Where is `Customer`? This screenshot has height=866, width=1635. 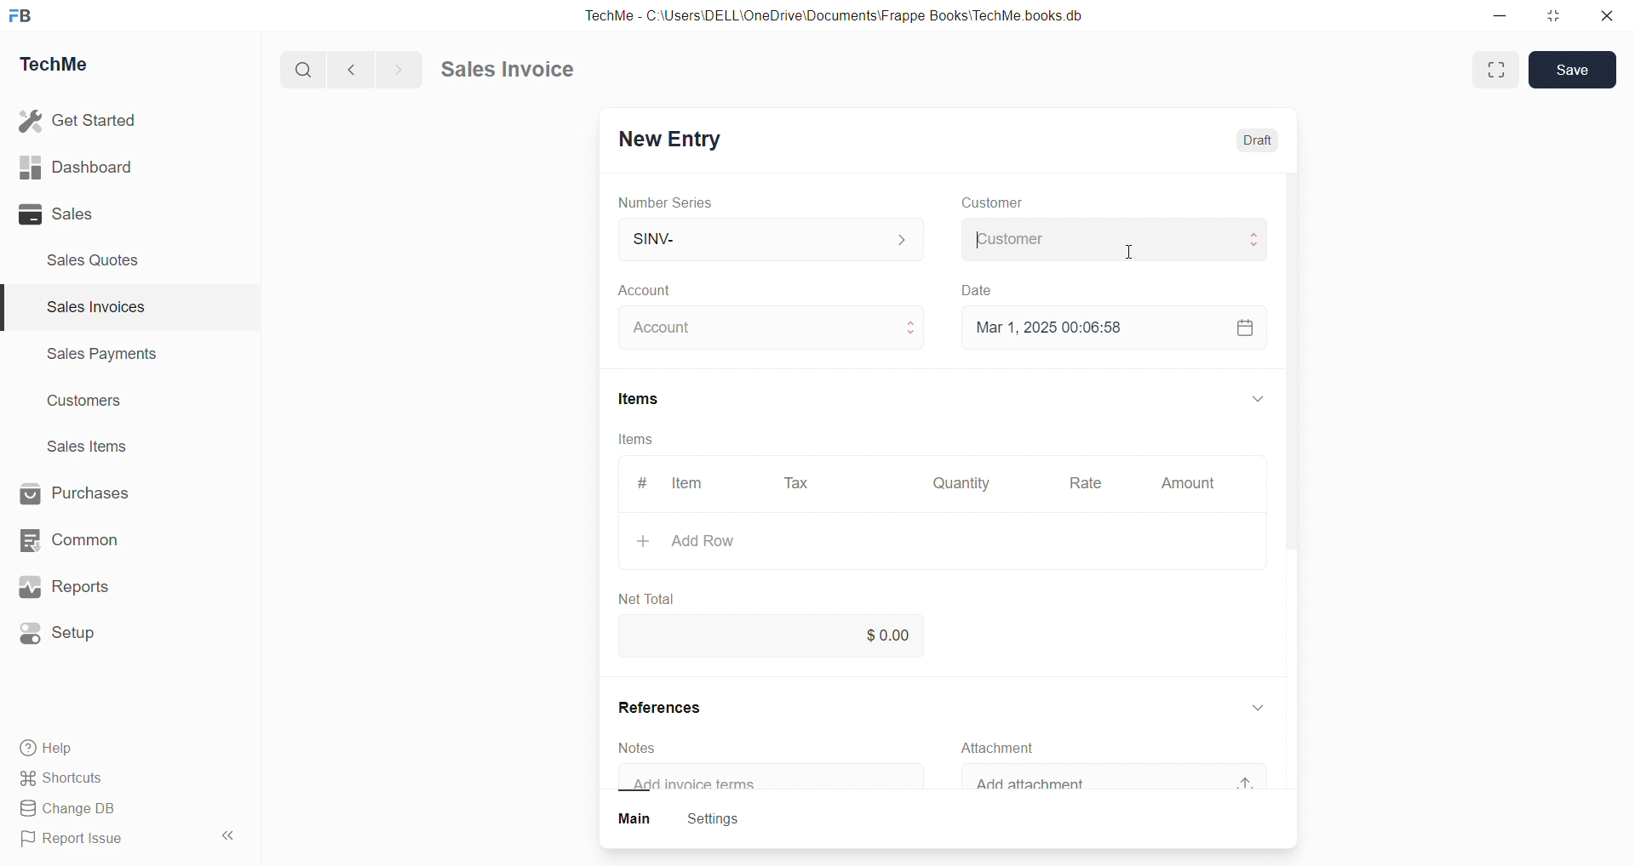
Customer is located at coordinates (993, 203).